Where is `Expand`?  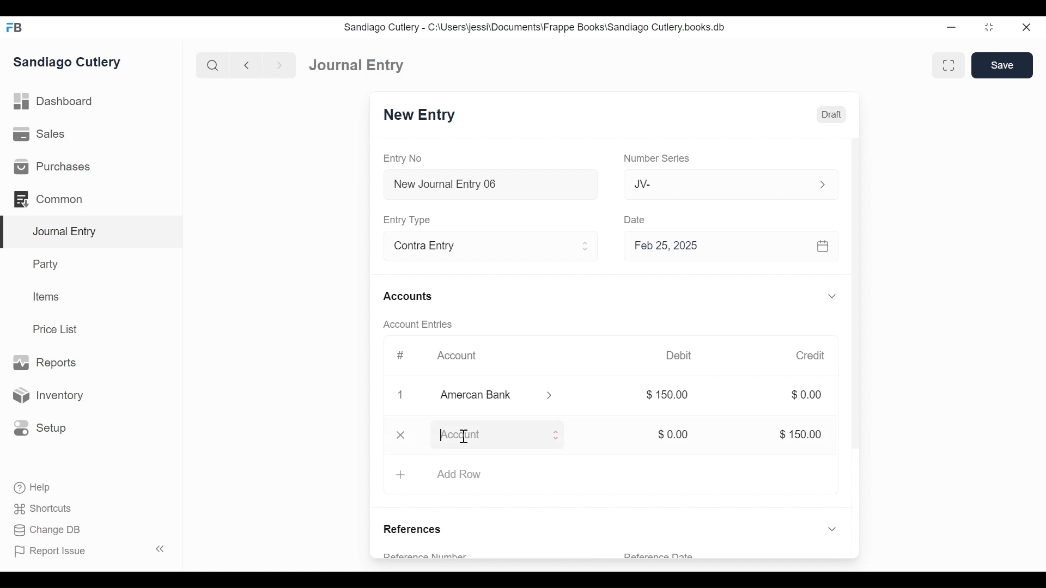
Expand is located at coordinates (832, 489).